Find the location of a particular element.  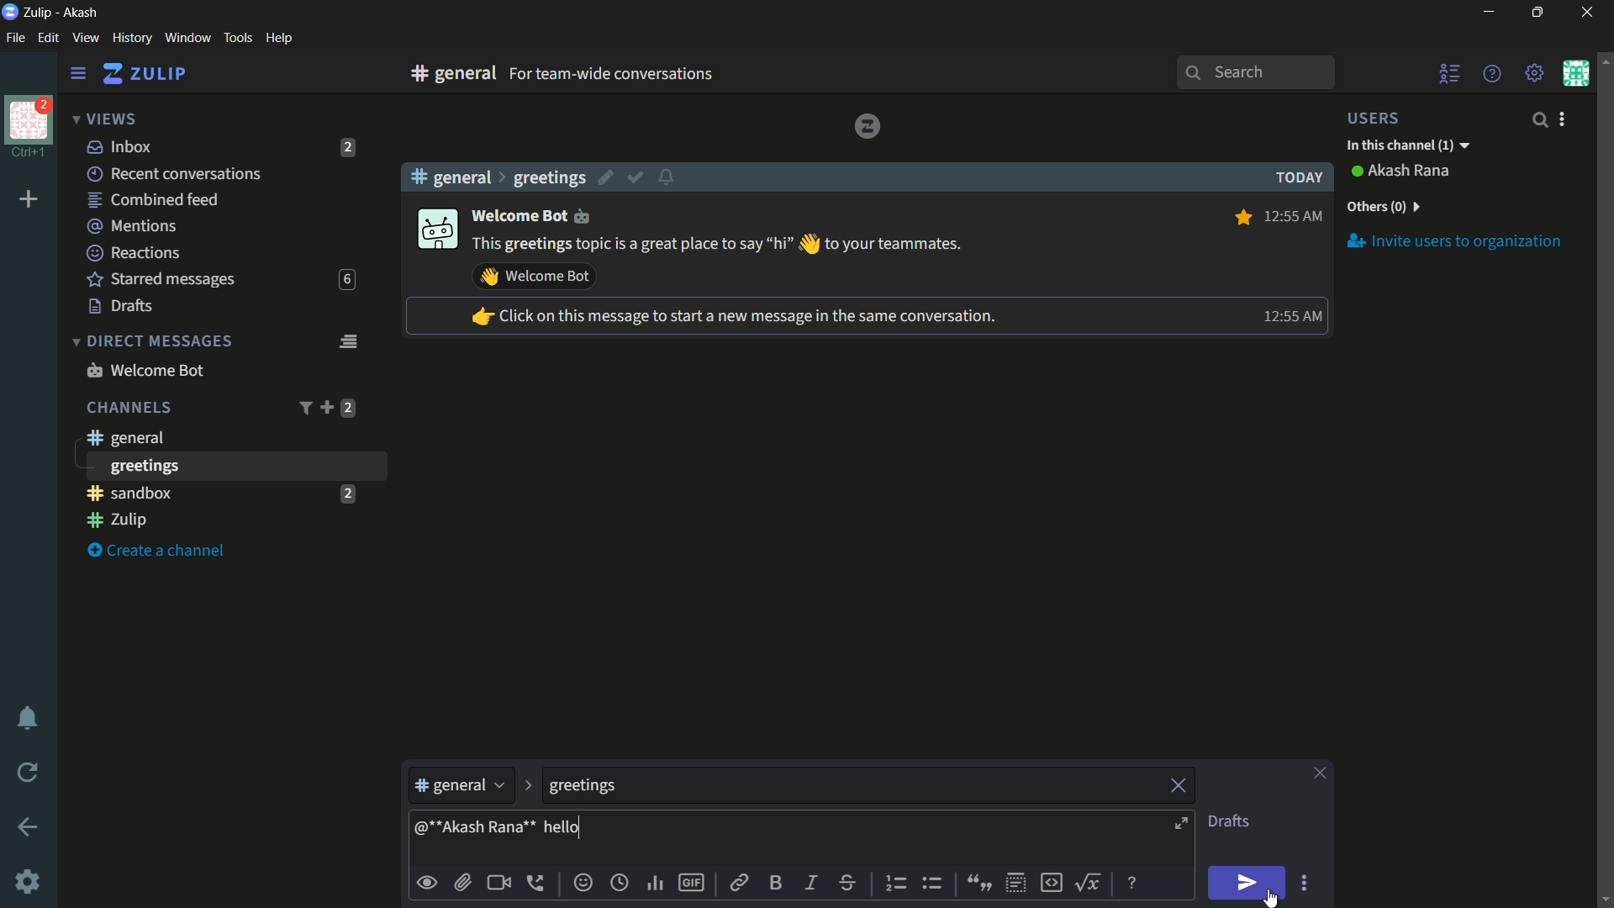

help menu is located at coordinates (278, 39).